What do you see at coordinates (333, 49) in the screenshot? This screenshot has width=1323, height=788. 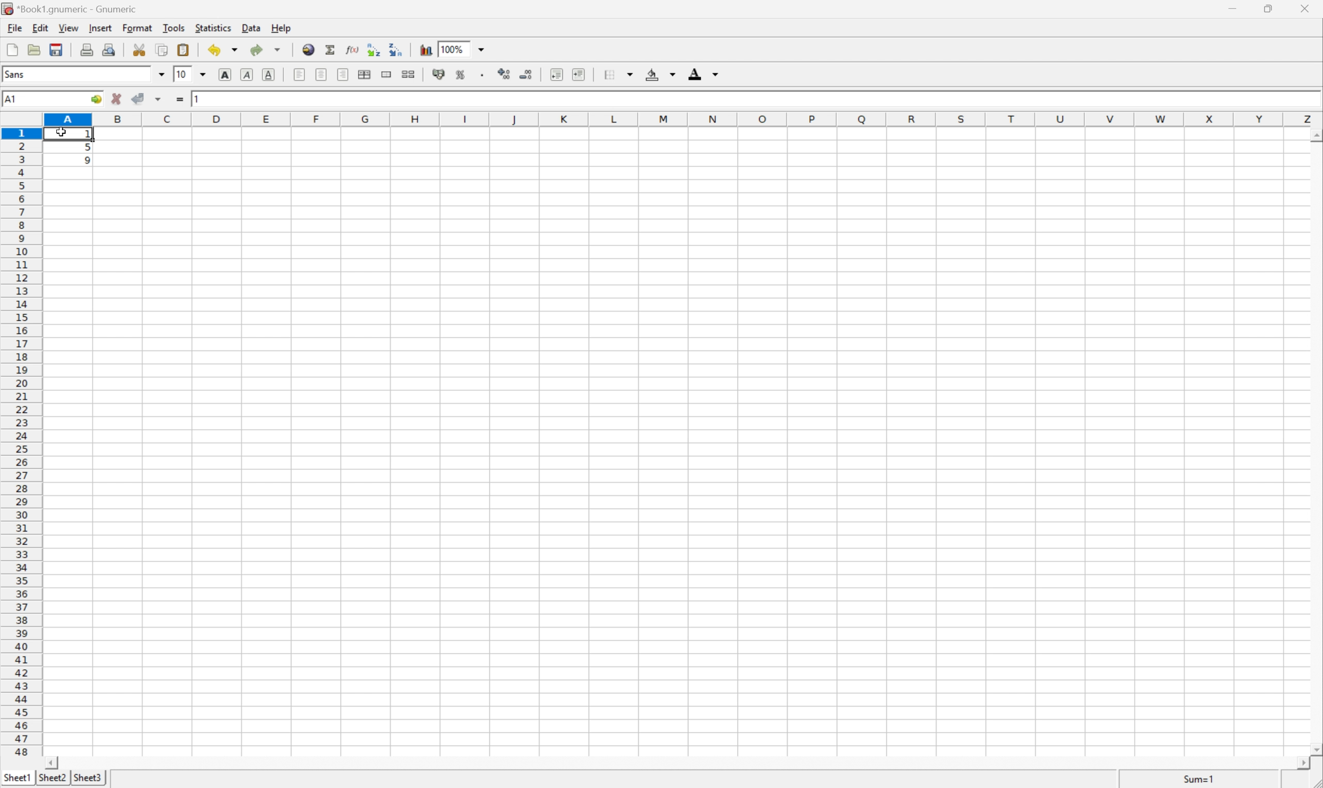 I see `sum in current cell` at bounding box center [333, 49].